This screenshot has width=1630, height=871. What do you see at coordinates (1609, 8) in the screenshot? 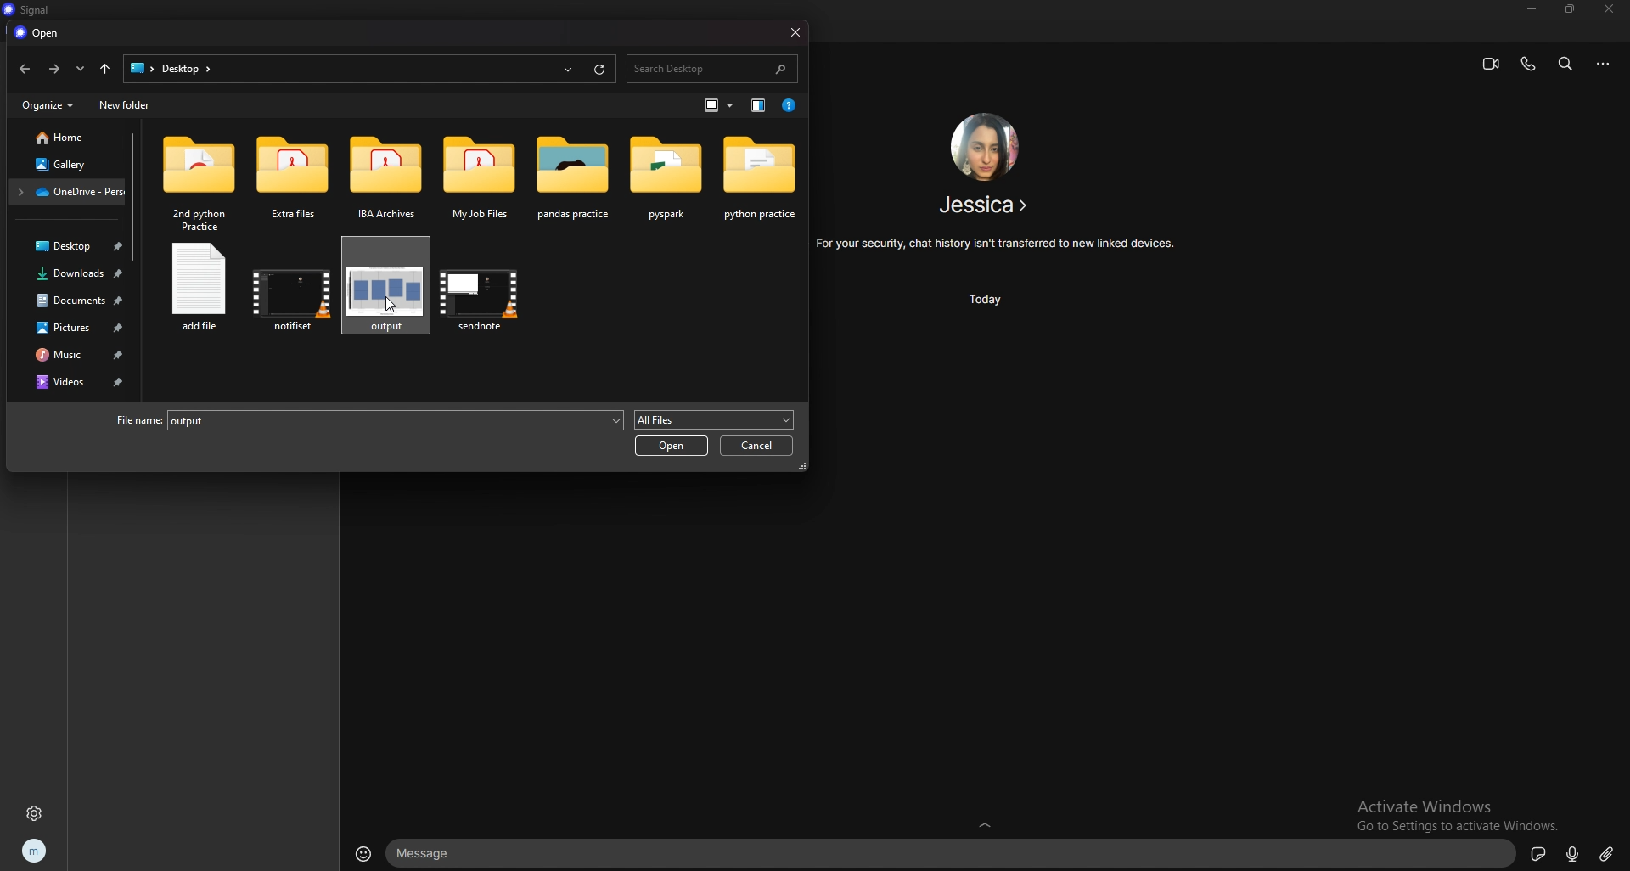
I see `close` at bounding box center [1609, 8].